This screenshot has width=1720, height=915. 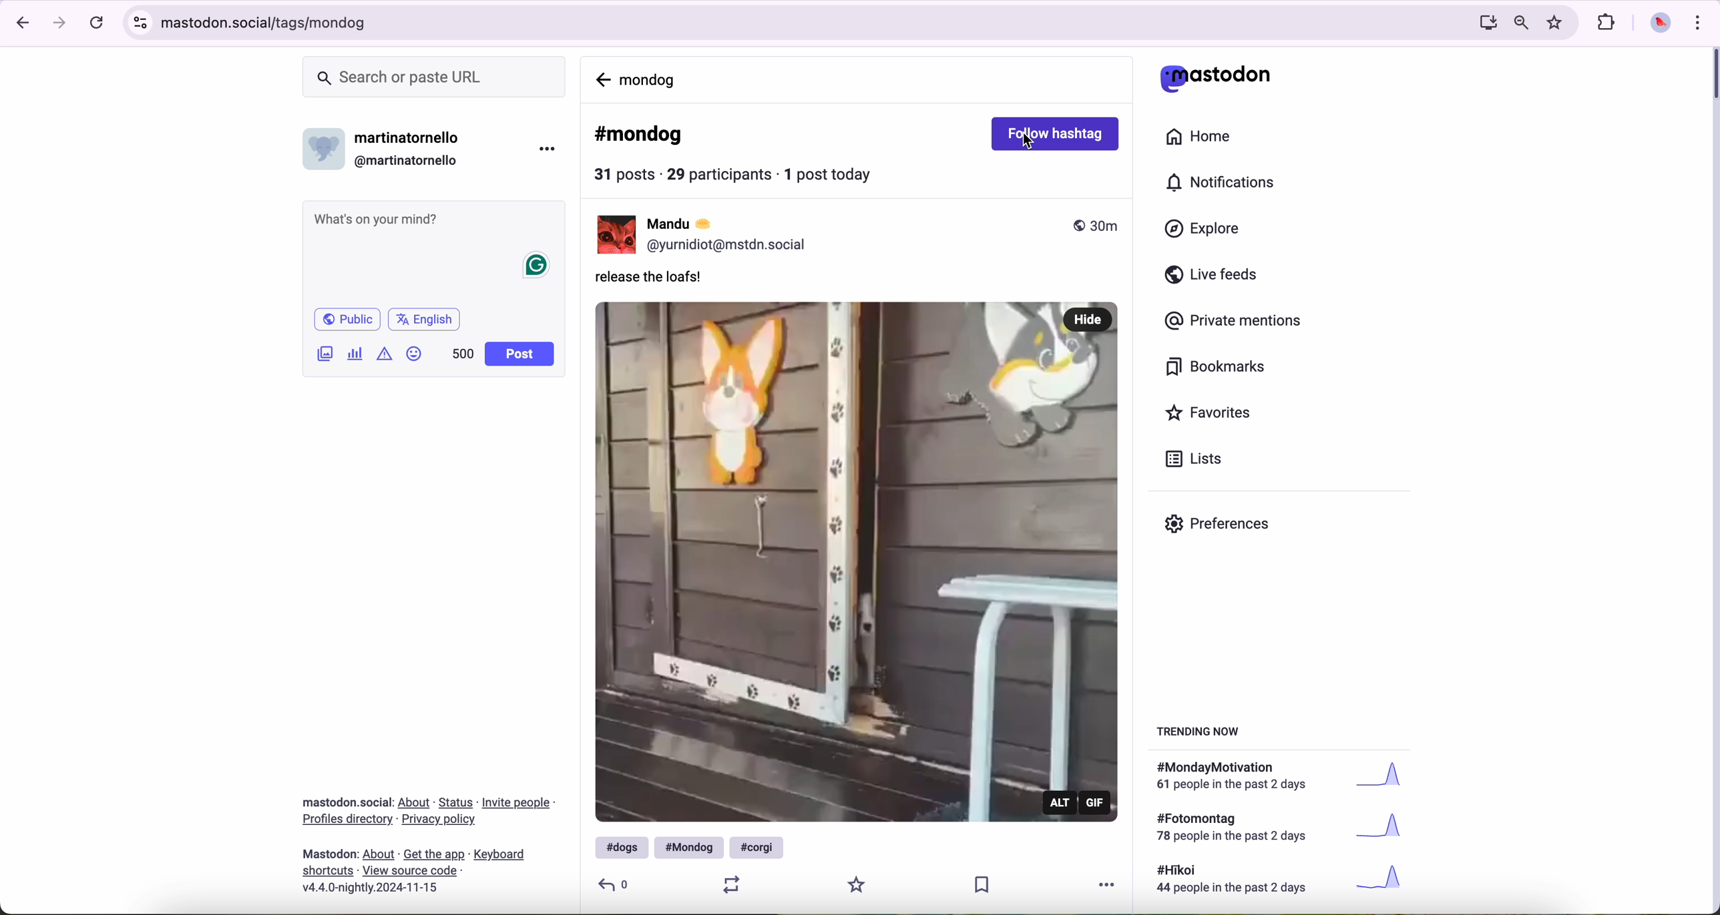 What do you see at coordinates (602, 77) in the screenshot?
I see `navigate back` at bounding box center [602, 77].